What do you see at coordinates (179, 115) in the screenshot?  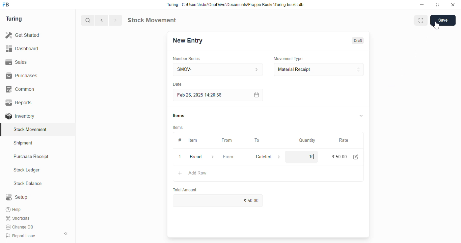 I see `items` at bounding box center [179, 115].